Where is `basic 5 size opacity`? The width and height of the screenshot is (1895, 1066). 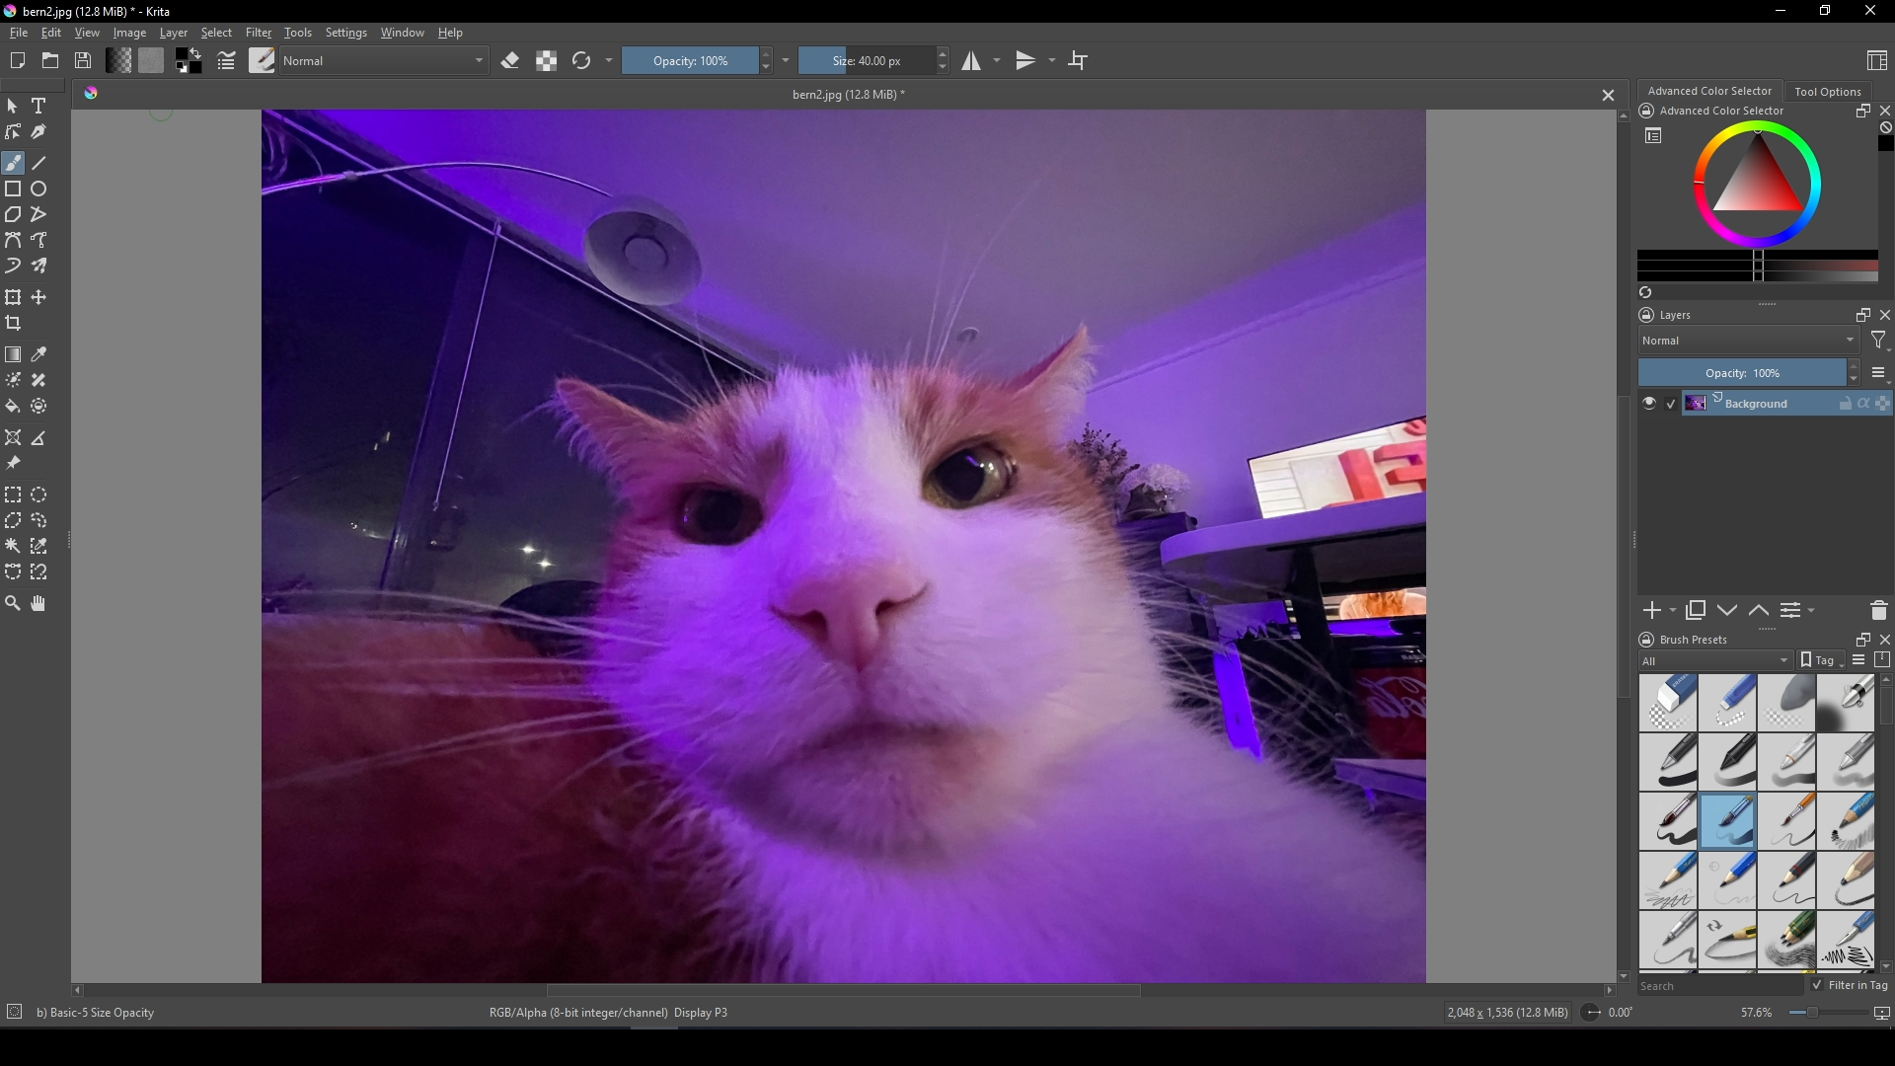 basic 5 size opacity is located at coordinates (99, 1014).